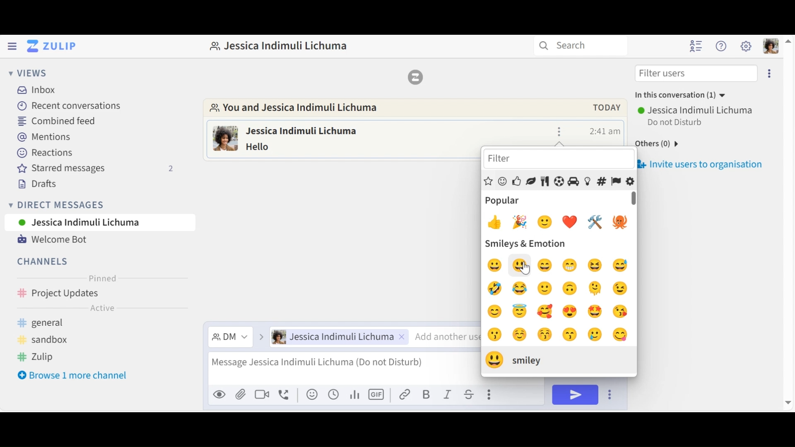 The width and height of the screenshot is (795, 447). What do you see at coordinates (655, 144) in the screenshot?
I see `others(0)` at bounding box center [655, 144].